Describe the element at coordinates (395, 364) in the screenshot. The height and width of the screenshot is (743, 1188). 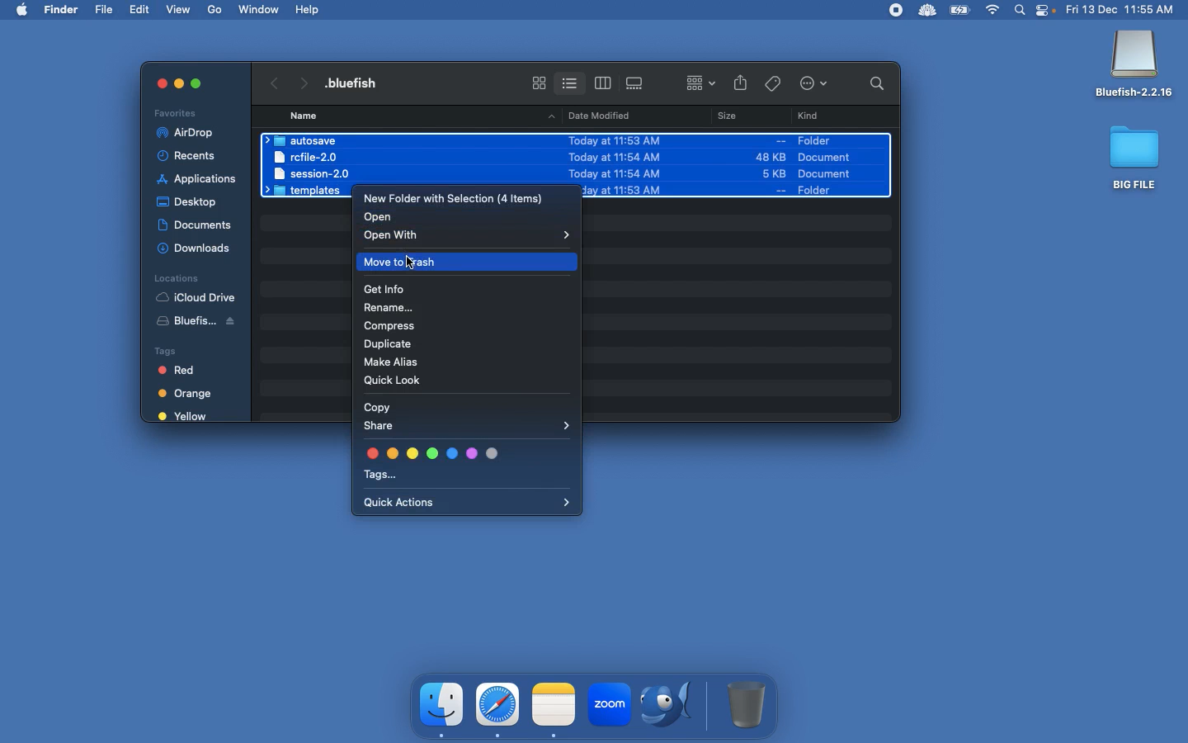
I see `Make aliases` at that location.